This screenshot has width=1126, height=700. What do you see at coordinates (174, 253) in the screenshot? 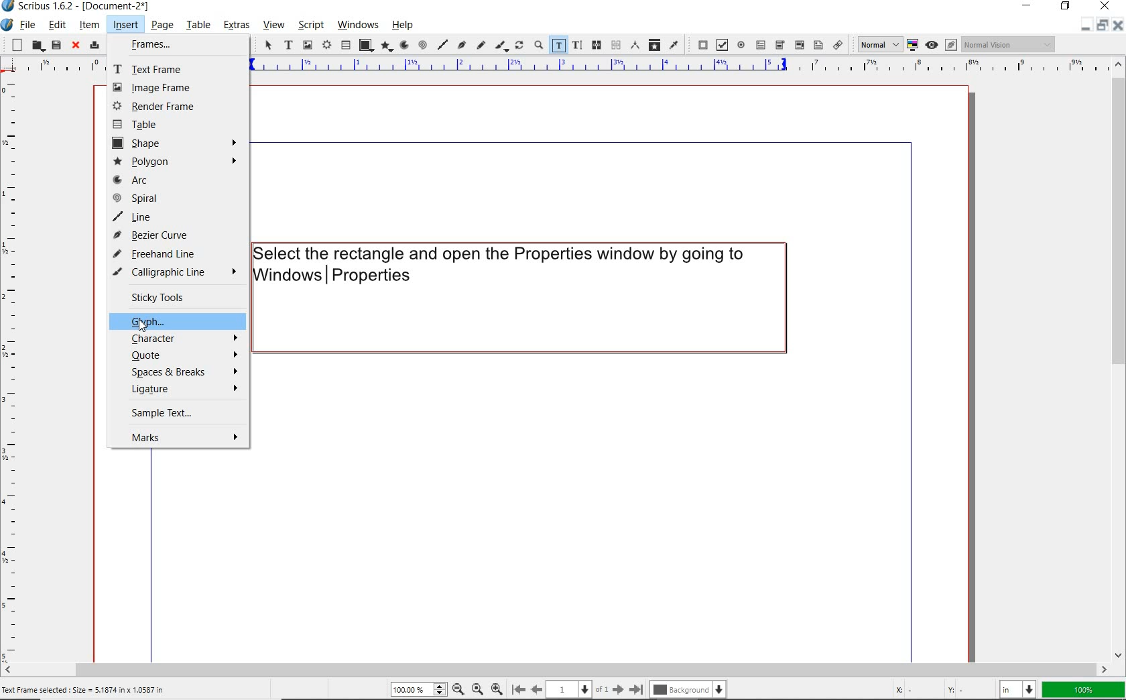
I see `freehand line` at bounding box center [174, 253].